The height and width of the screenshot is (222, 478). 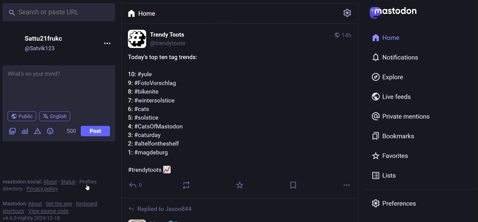 What do you see at coordinates (41, 49) in the screenshot?
I see `@Satvik123` at bounding box center [41, 49].